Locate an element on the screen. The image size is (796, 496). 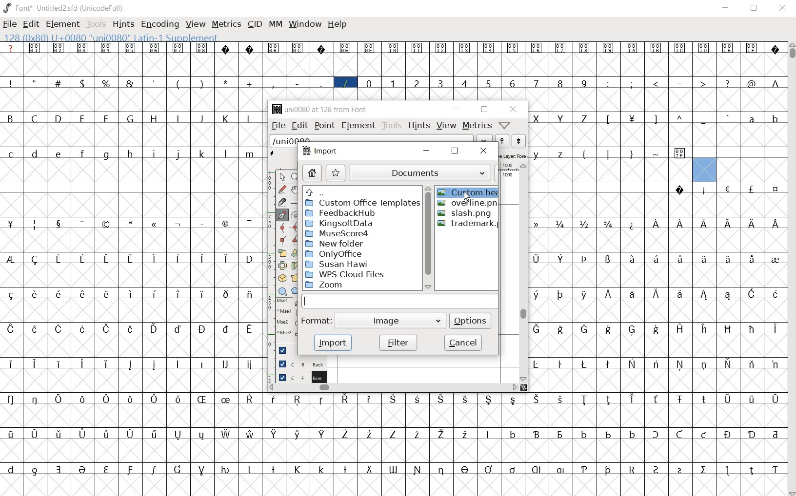
bookmark is located at coordinates (336, 172).